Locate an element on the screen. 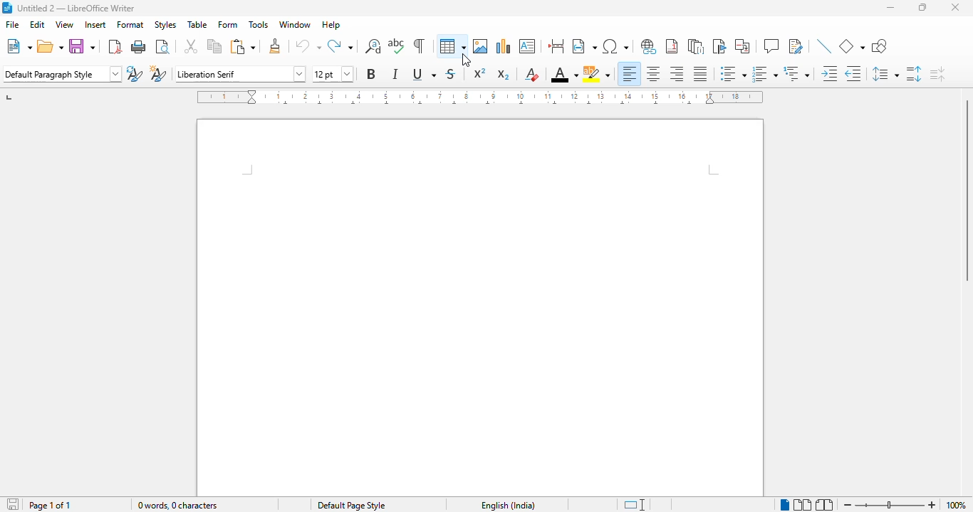  open is located at coordinates (51, 46).